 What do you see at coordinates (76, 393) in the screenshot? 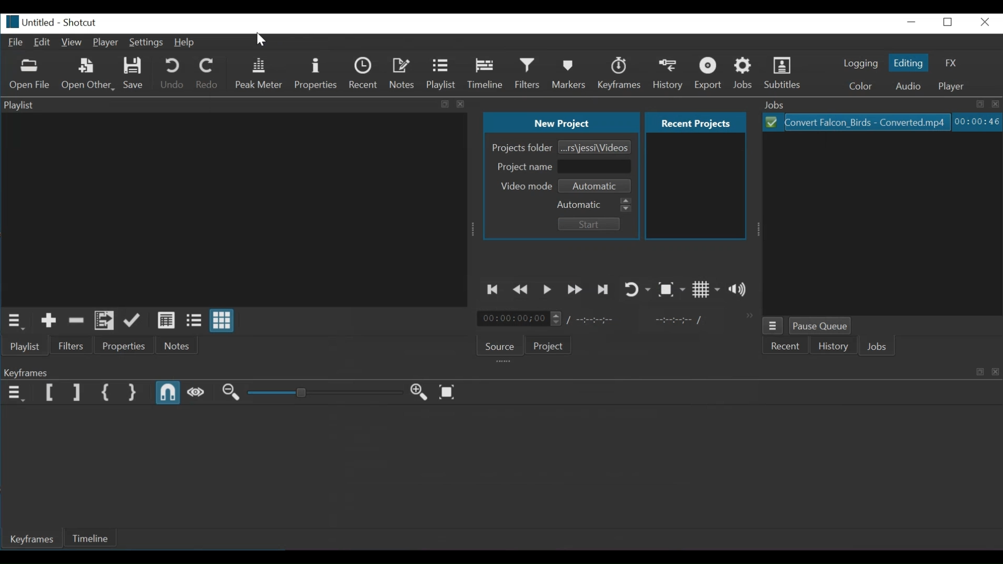
I see `Set Filter Last` at bounding box center [76, 393].